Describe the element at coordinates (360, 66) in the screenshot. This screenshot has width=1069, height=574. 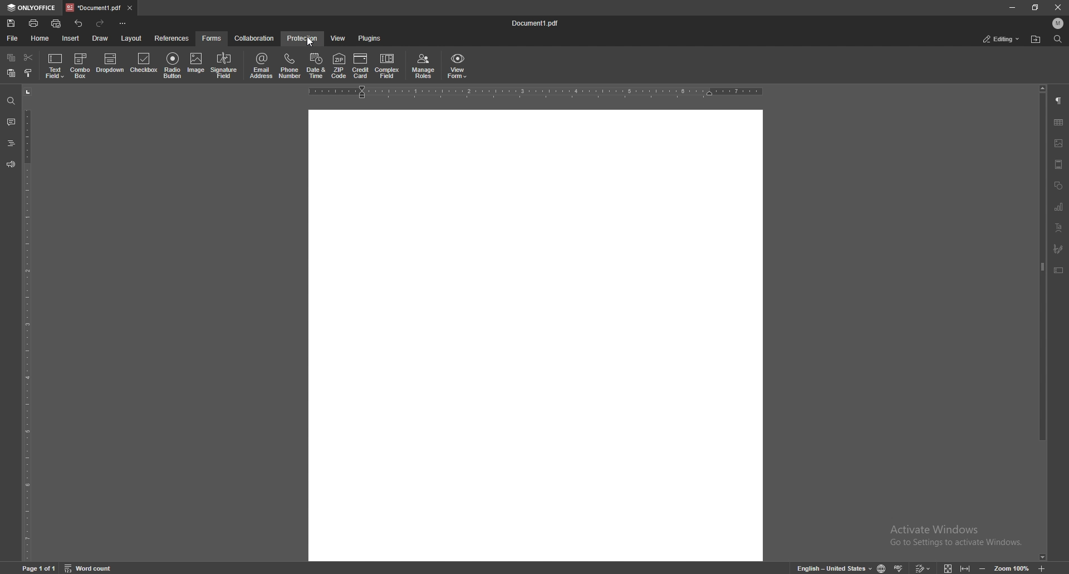
I see `credit card` at that location.